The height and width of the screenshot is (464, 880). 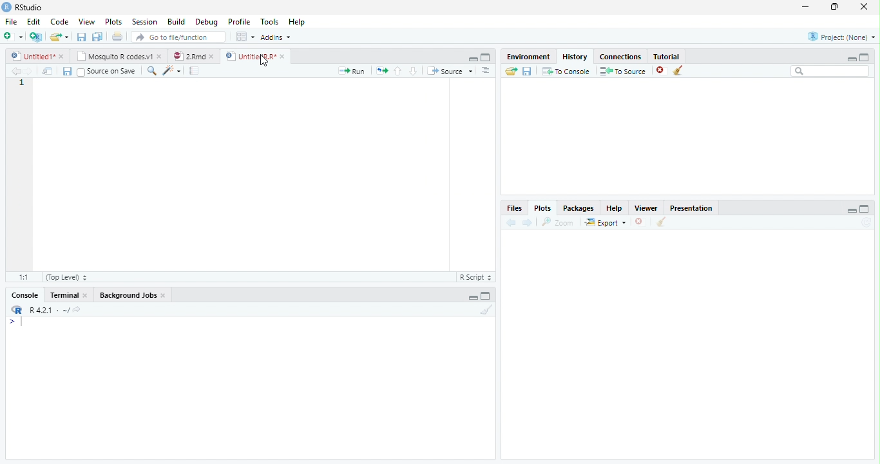 What do you see at coordinates (66, 71) in the screenshot?
I see `Save current document` at bounding box center [66, 71].